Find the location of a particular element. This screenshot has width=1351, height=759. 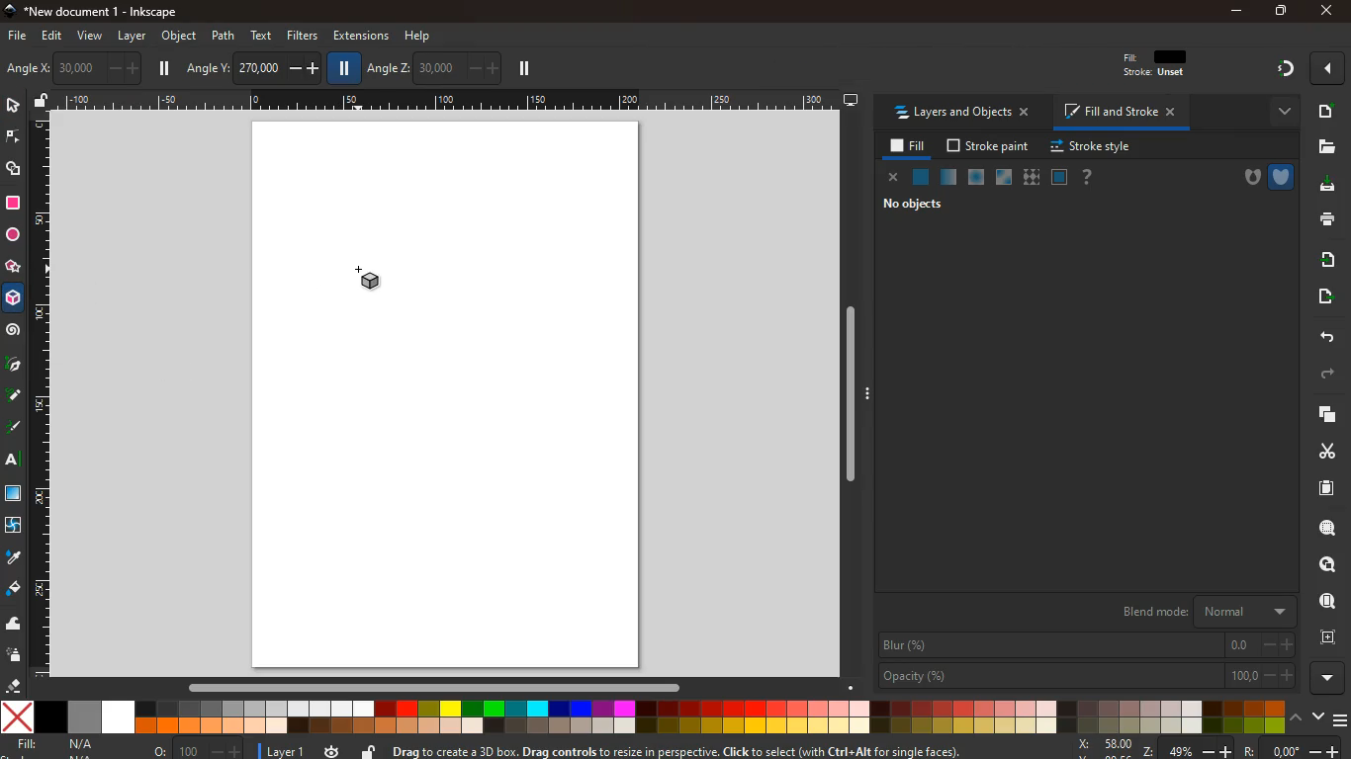

forward is located at coordinates (1333, 375).